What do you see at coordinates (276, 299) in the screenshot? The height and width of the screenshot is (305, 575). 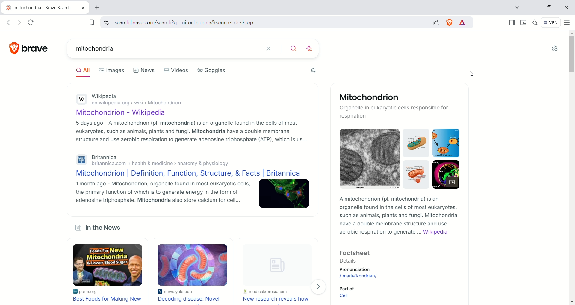 I see `New research reveals how` at bounding box center [276, 299].